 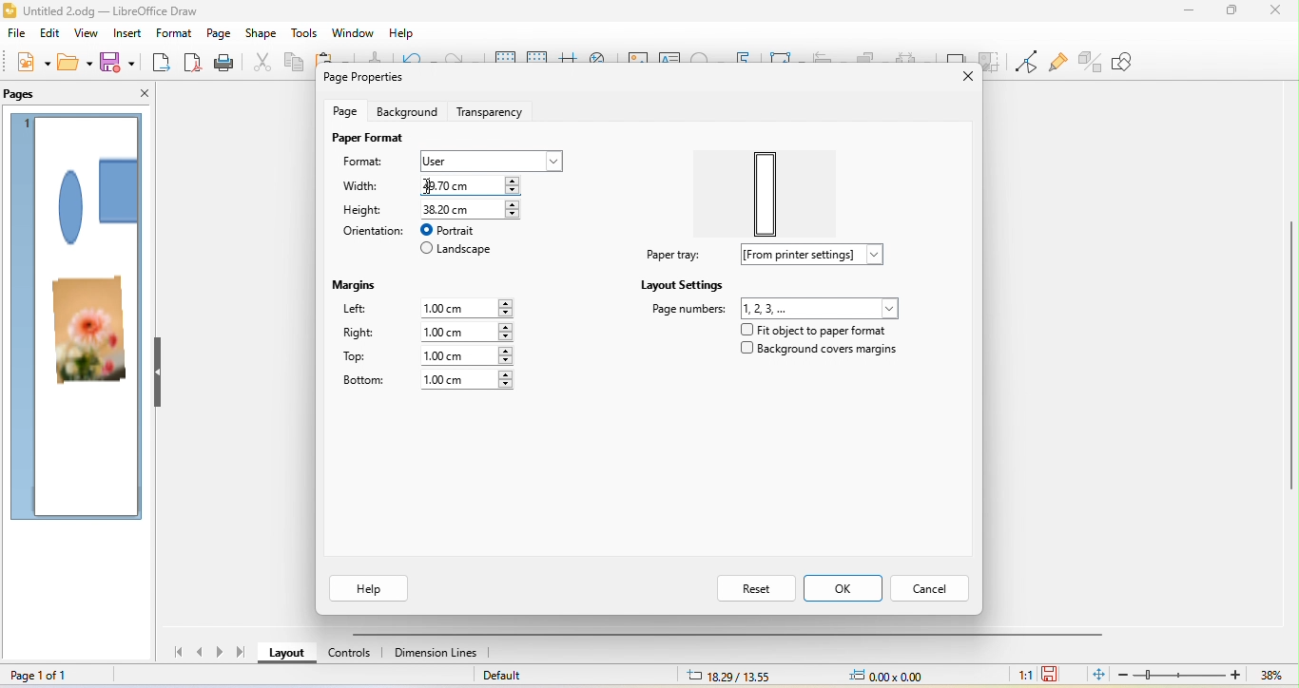 I want to click on 0.00x0.00, so click(x=900, y=677).